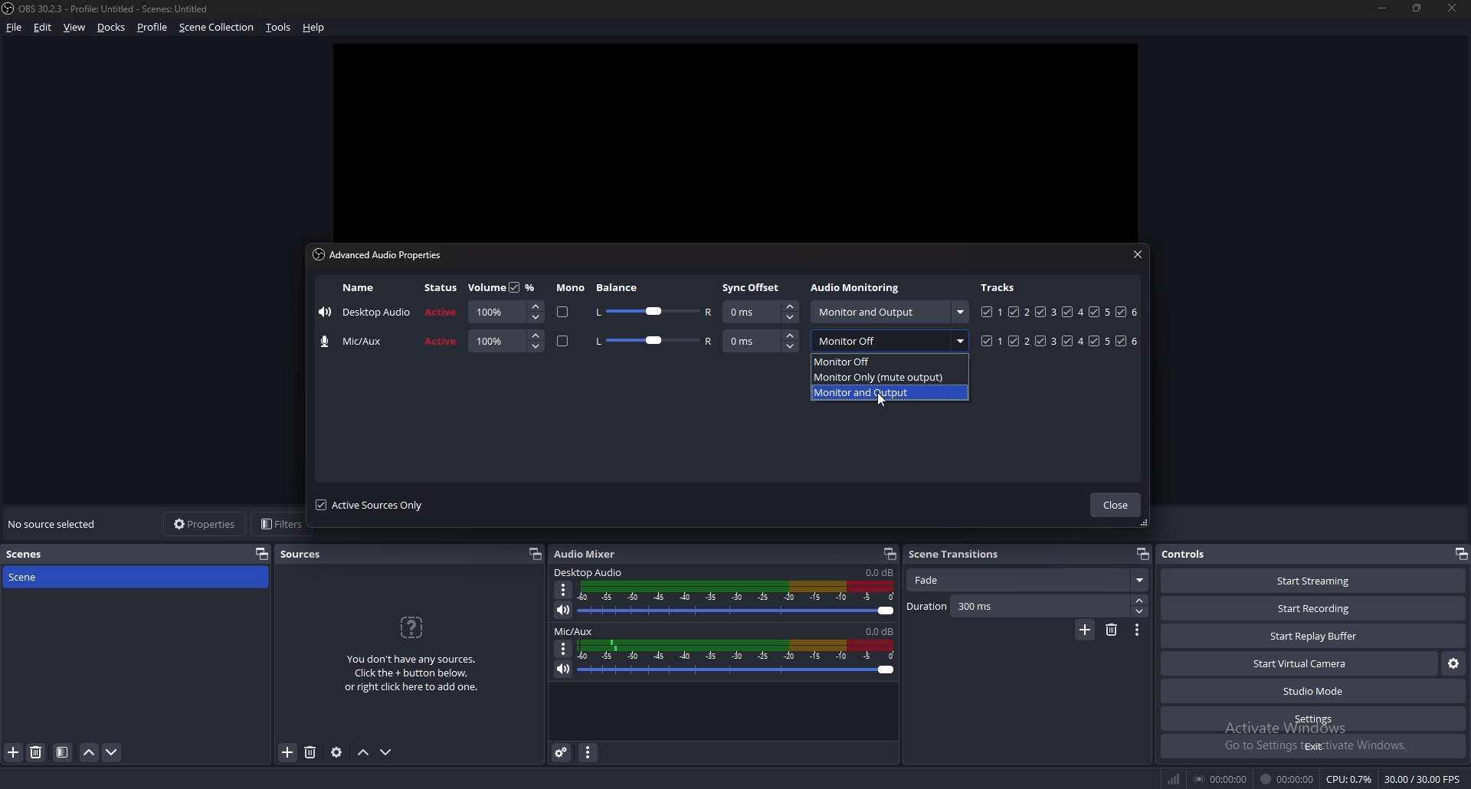  I want to click on sync offset adjust, so click(760, 311).